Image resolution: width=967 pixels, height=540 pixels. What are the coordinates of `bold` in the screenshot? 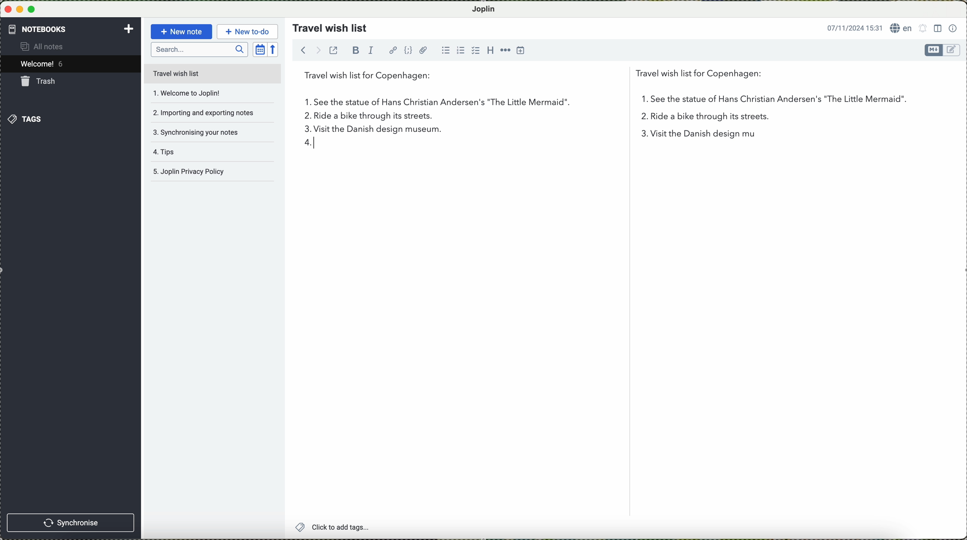 It's located at (356, 50).